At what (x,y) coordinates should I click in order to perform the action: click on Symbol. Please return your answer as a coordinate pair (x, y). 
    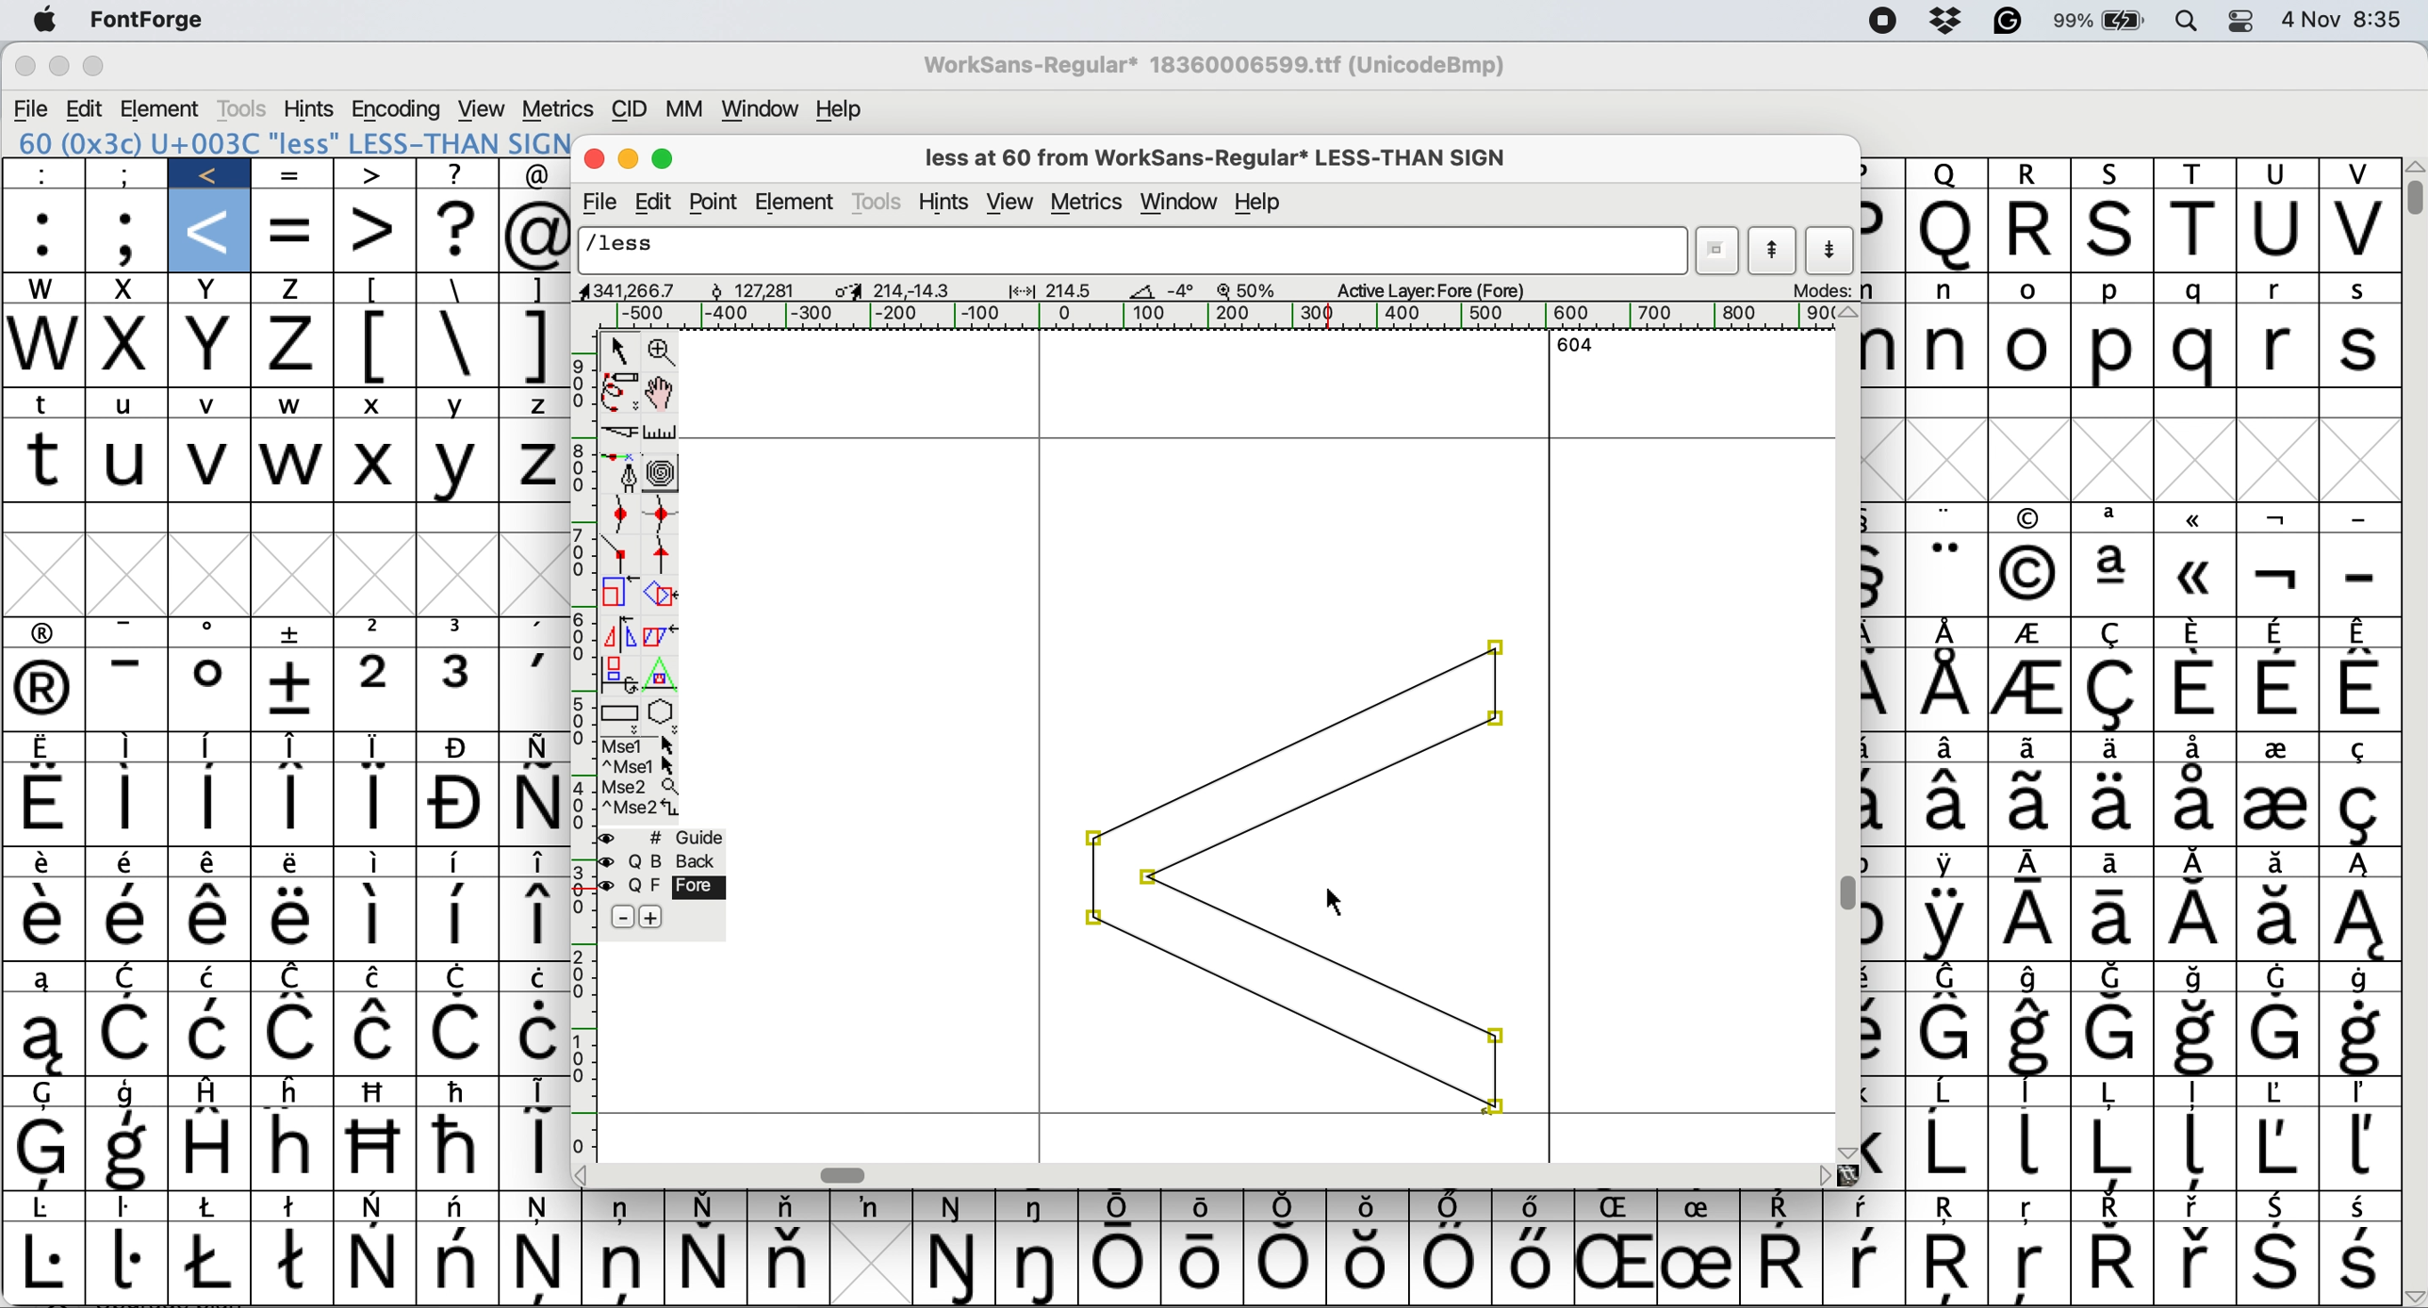
    Looking at the image, I should click on (293, 630).